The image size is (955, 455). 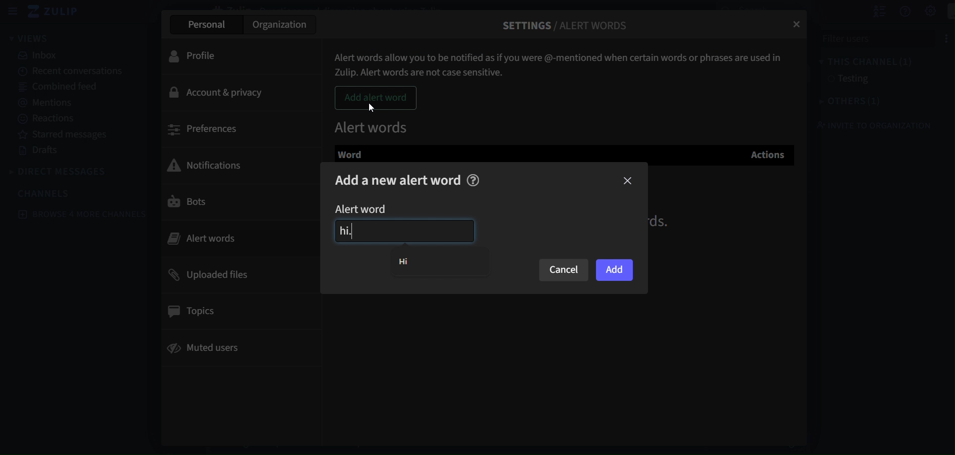 What do you see at coordinates (920, 12) in the screenshot?
I see `main menu` at bounding box center [920, 12].